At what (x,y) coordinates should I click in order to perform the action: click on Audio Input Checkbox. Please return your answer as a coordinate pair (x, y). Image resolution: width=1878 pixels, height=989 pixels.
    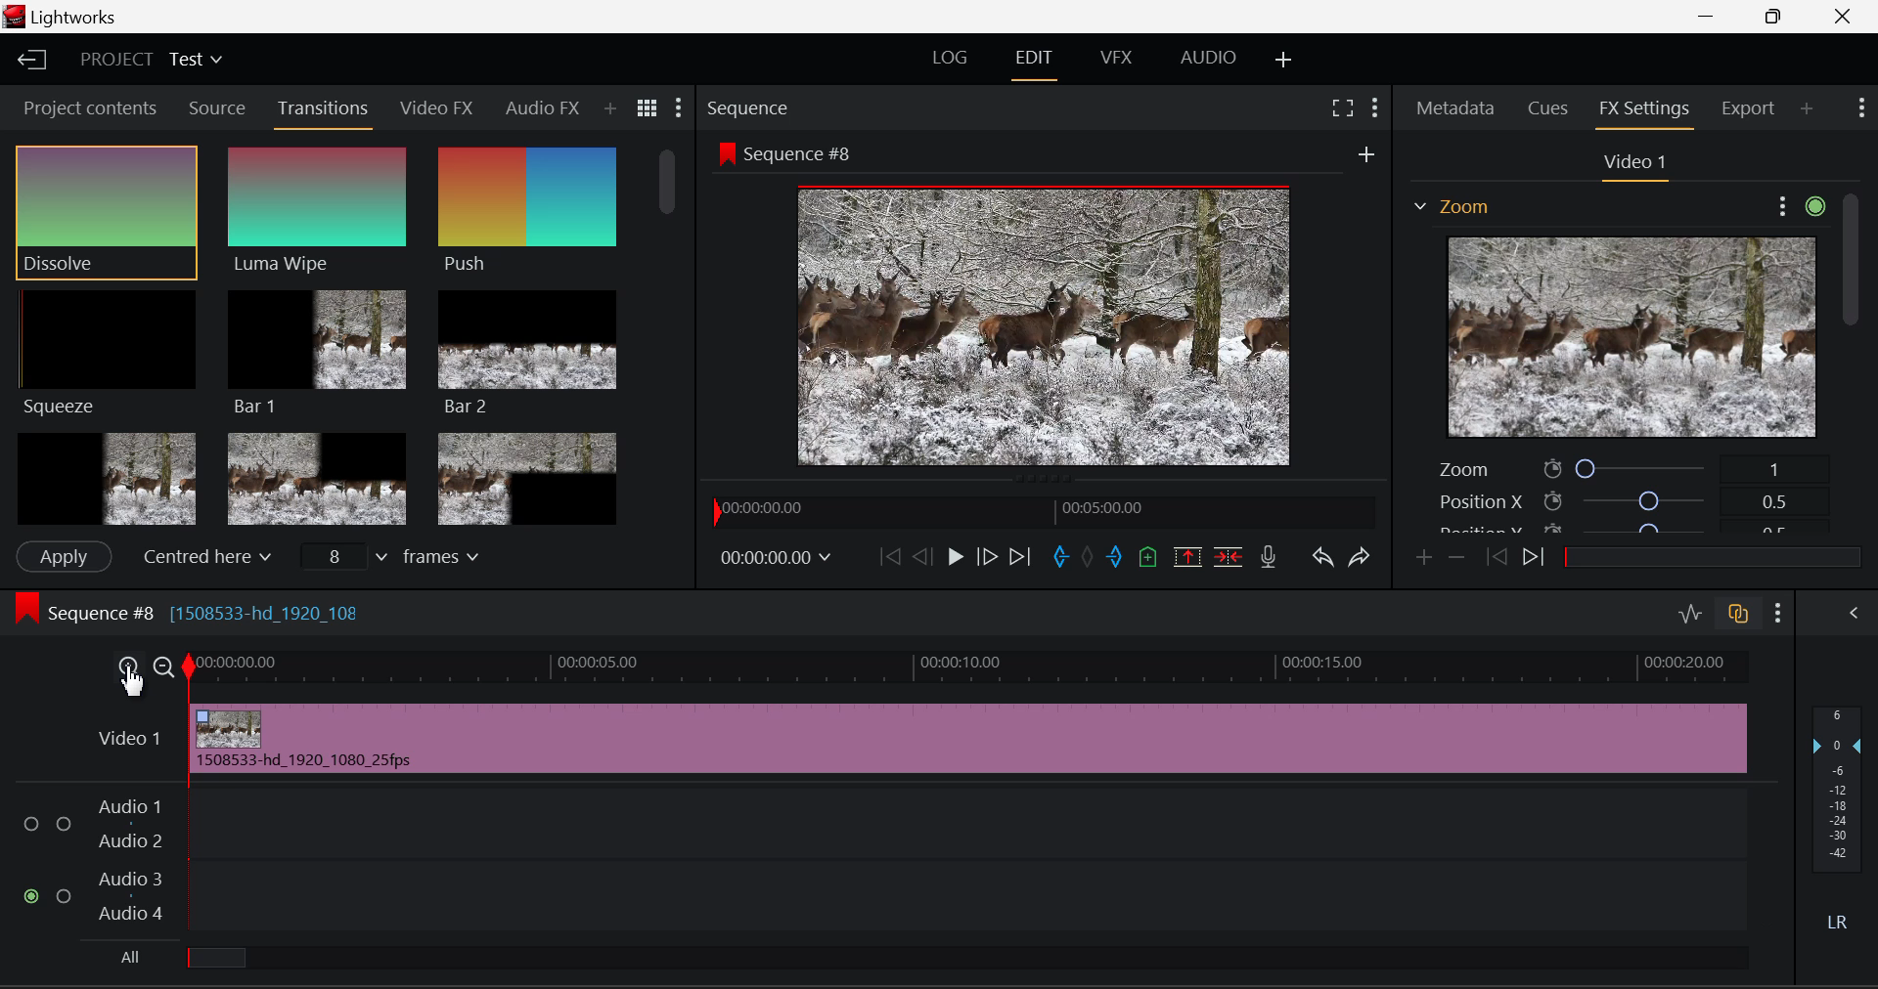
    Looking at the image, I should click on (64, 825).